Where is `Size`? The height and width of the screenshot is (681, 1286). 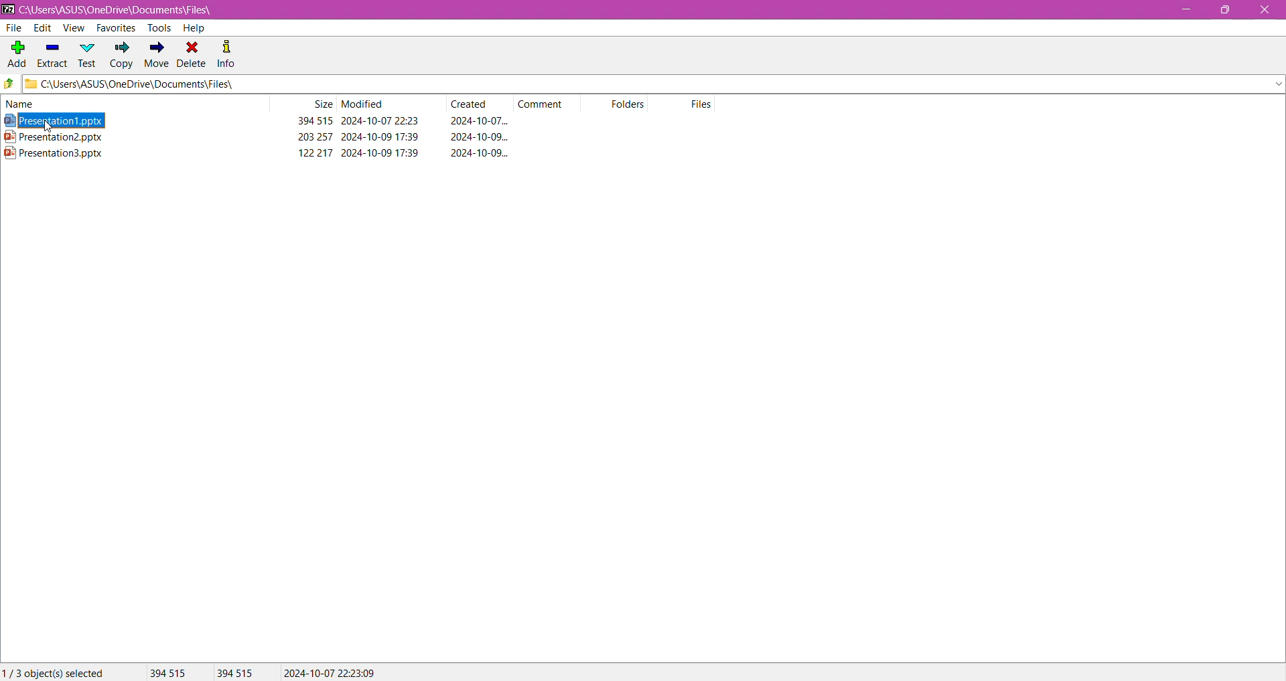 Size is located at coordinates (321, 104).